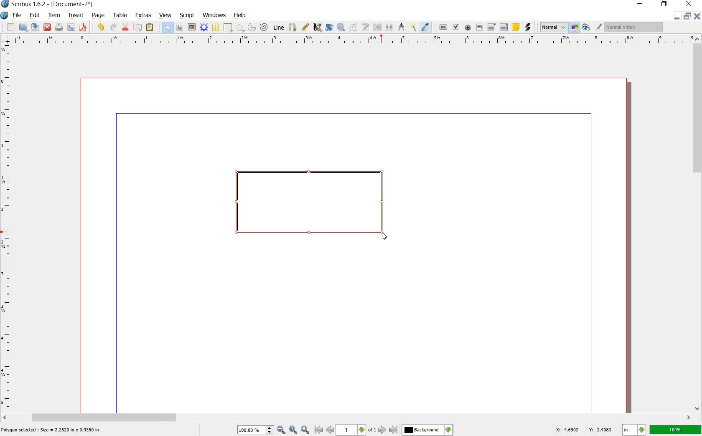 The image size is (702, 436). Describe the element at coordinates (256, 430) in the screenshot. I see `100.00%` at that location.